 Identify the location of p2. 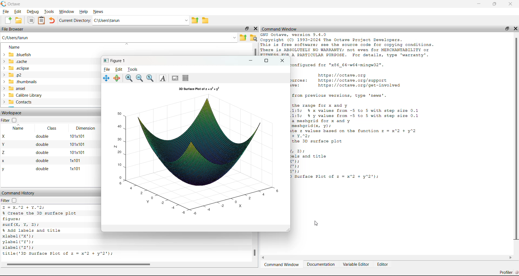
(12, 75).